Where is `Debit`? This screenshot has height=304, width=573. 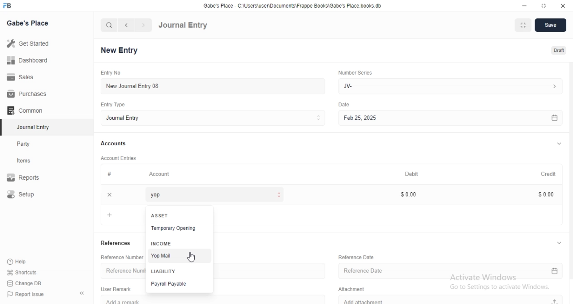
Debit is located at coordinates (411, 173).